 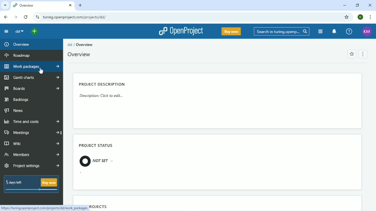 I want to click on Search in Turing.opening, so click(x=282, y=32).